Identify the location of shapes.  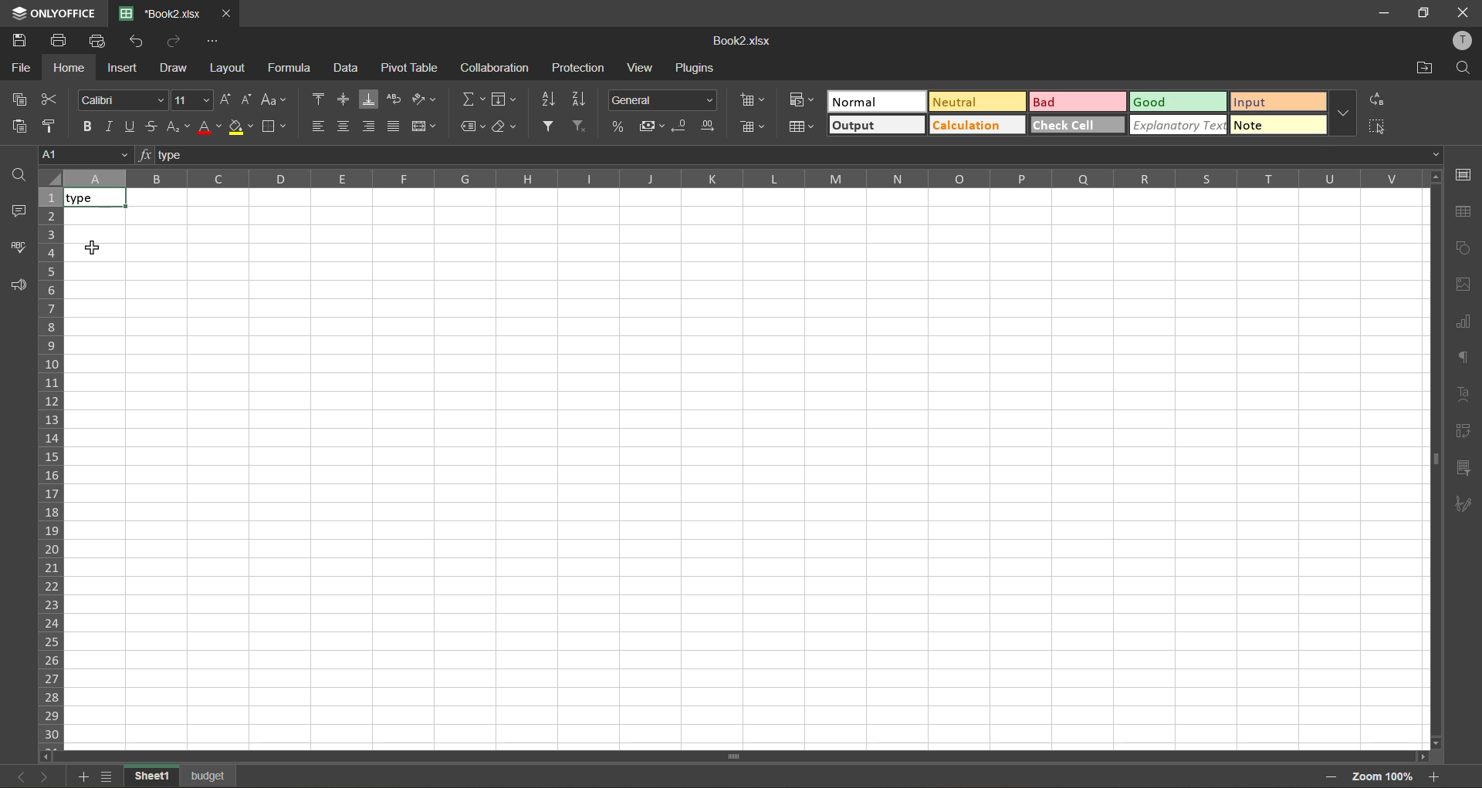
(1467, 248).